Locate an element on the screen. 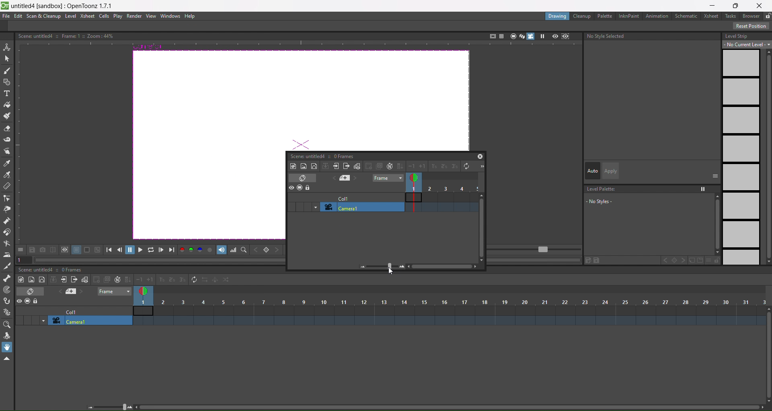 The image size is (772, 411). render is located at coordinates (135, 16).